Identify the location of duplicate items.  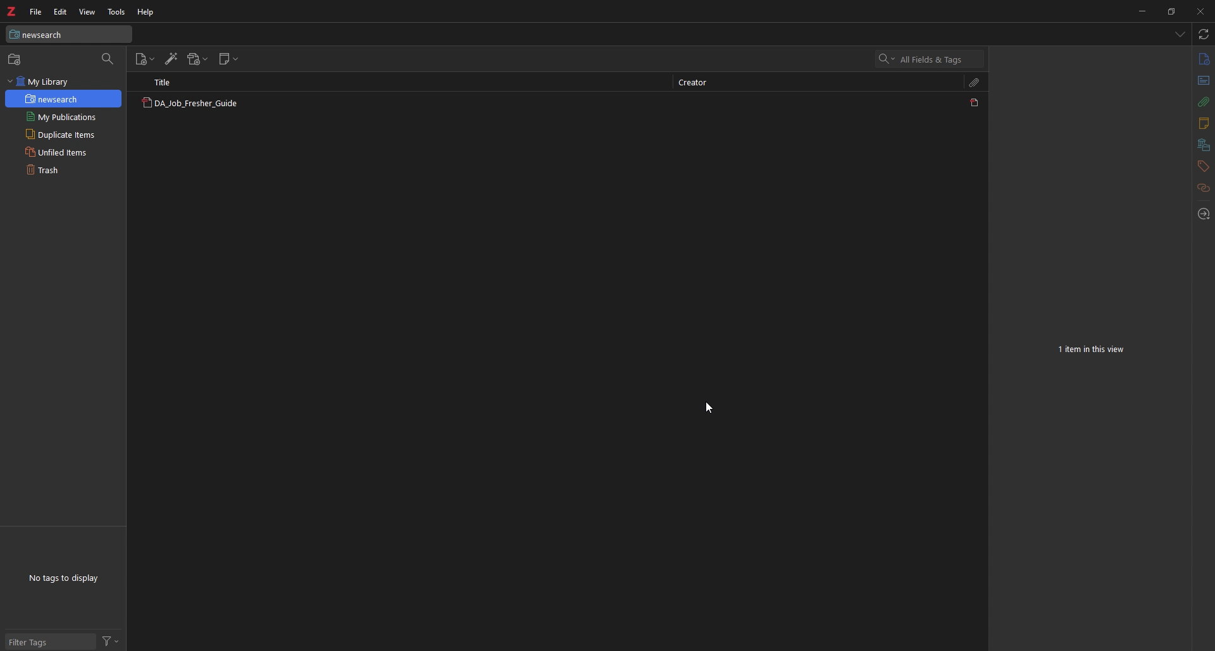
(63, 134).